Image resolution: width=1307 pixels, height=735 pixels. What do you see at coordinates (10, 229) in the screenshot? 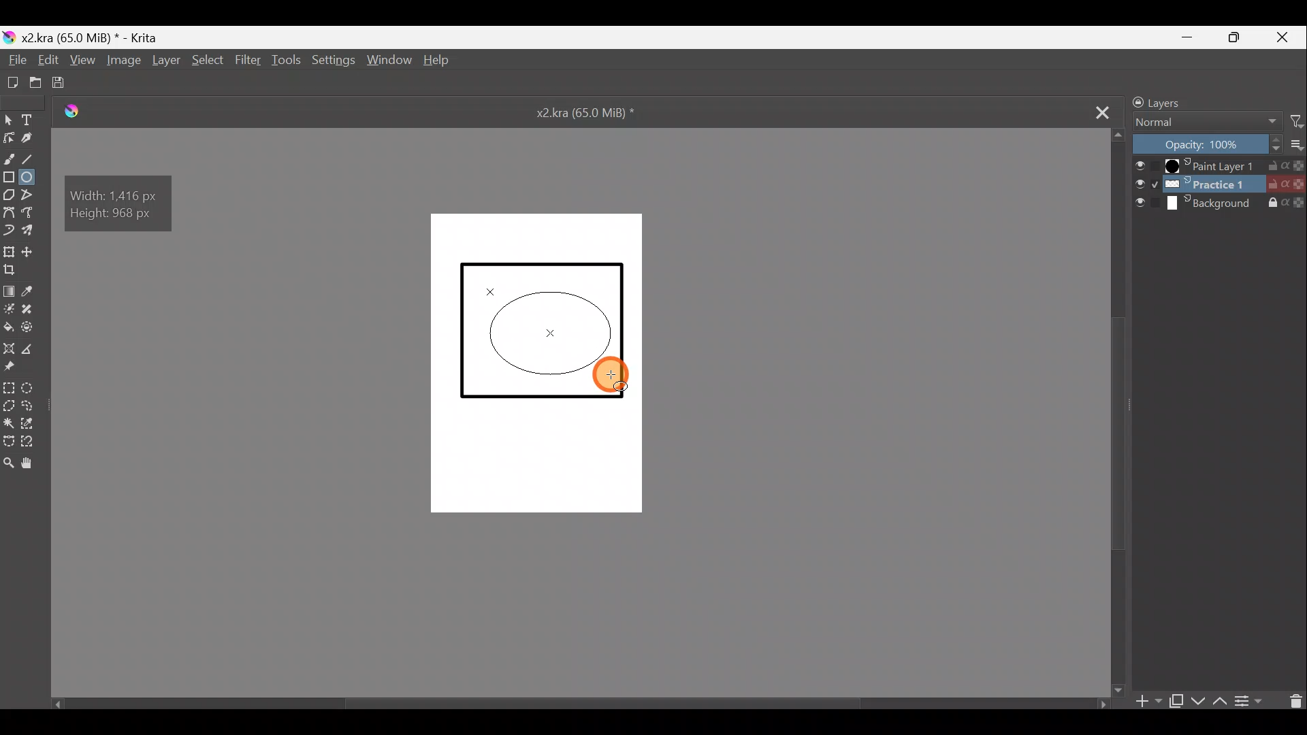
I see `Magnetic curve tool` at bounding box center [10, 229].